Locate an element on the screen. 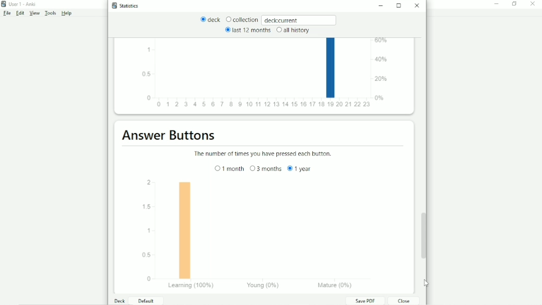  View is located at coordinates (35, 13).